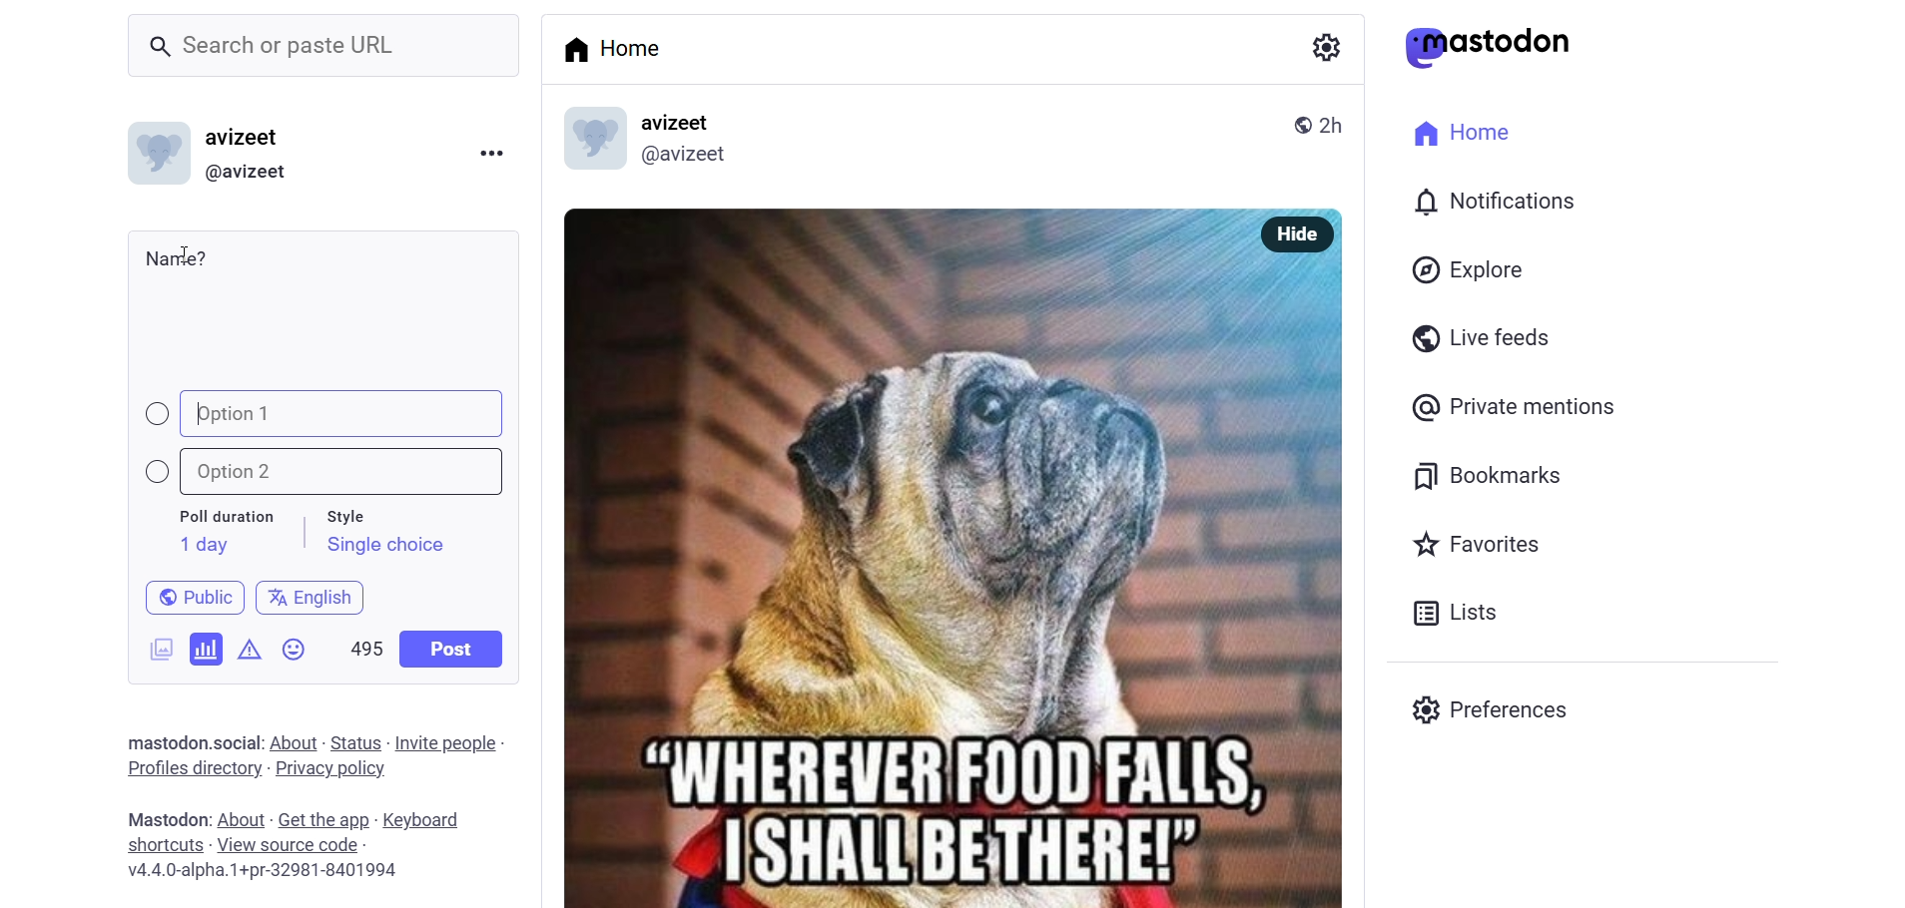  I want to click on option 2, so click(334, 472).